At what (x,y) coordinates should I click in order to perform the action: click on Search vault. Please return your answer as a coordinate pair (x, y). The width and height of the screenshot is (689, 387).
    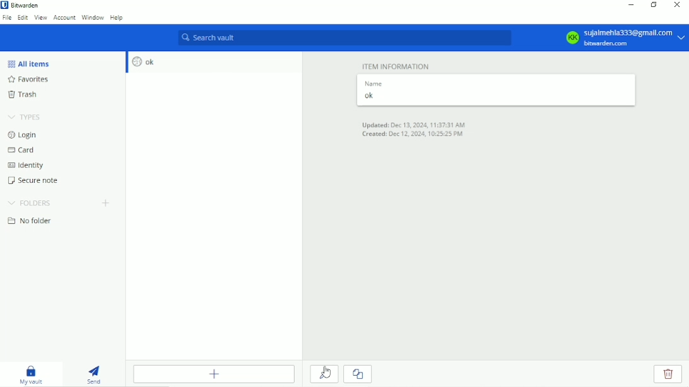
    Looking at the image, I should click on (343, 38).